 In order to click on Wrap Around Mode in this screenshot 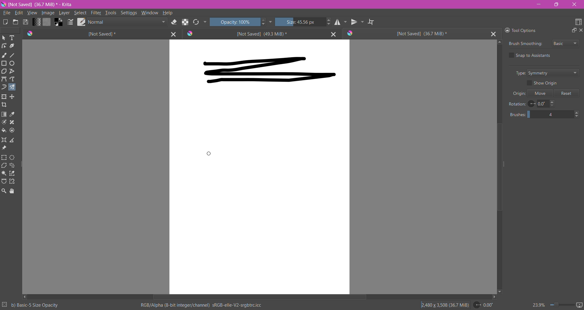, I will do `click(371, 22)`.